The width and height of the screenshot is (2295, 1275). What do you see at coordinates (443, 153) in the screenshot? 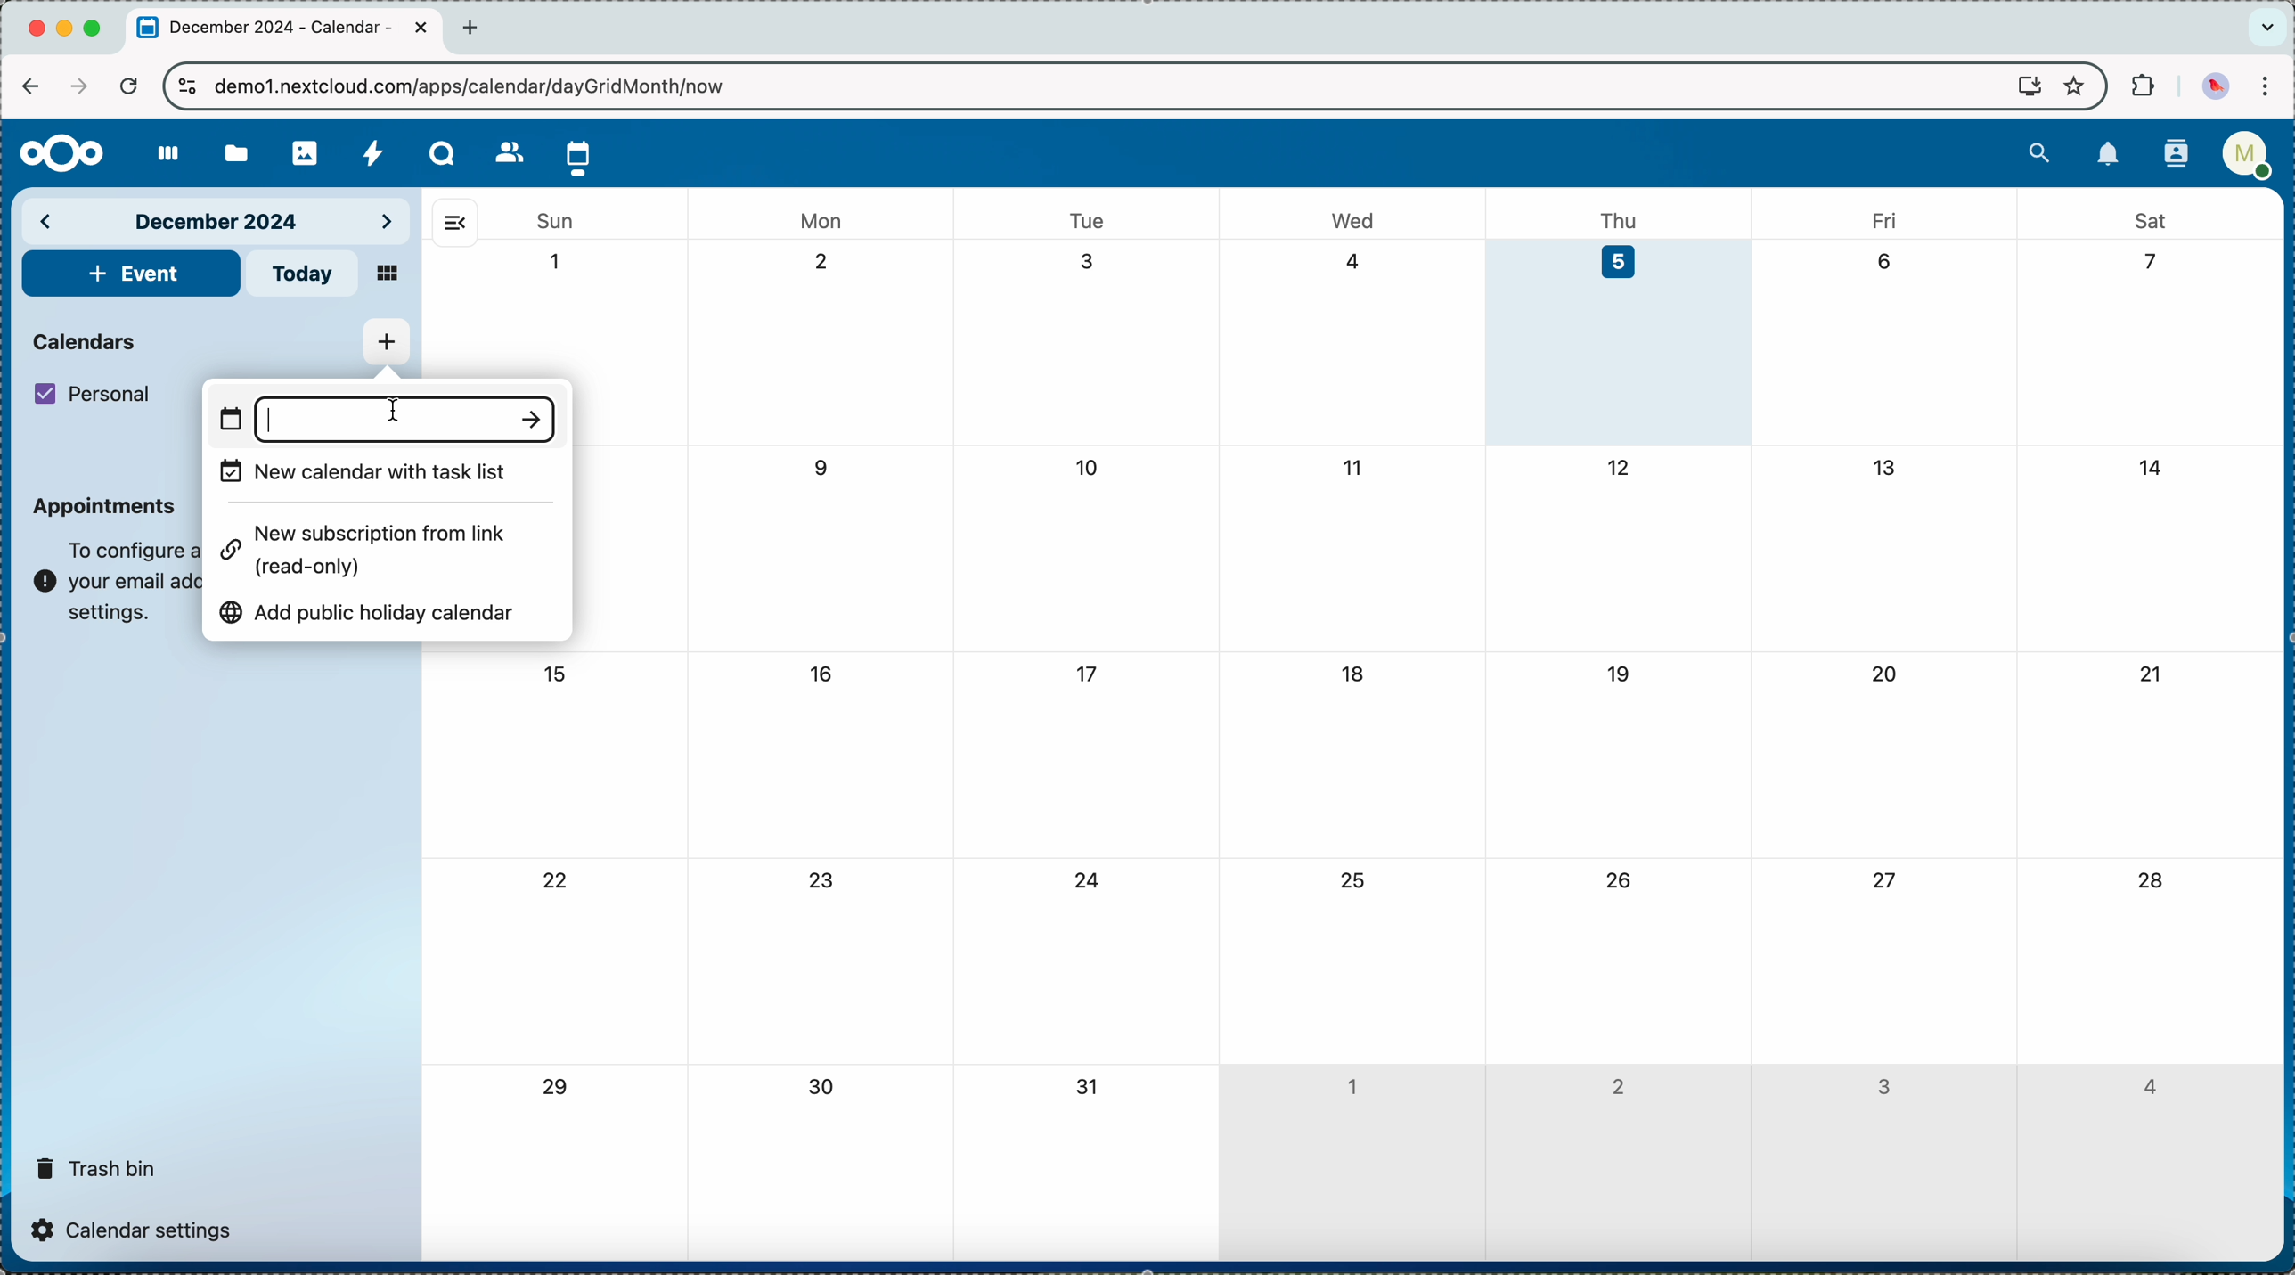
I see `Talk` at bounding box center [443, 153].